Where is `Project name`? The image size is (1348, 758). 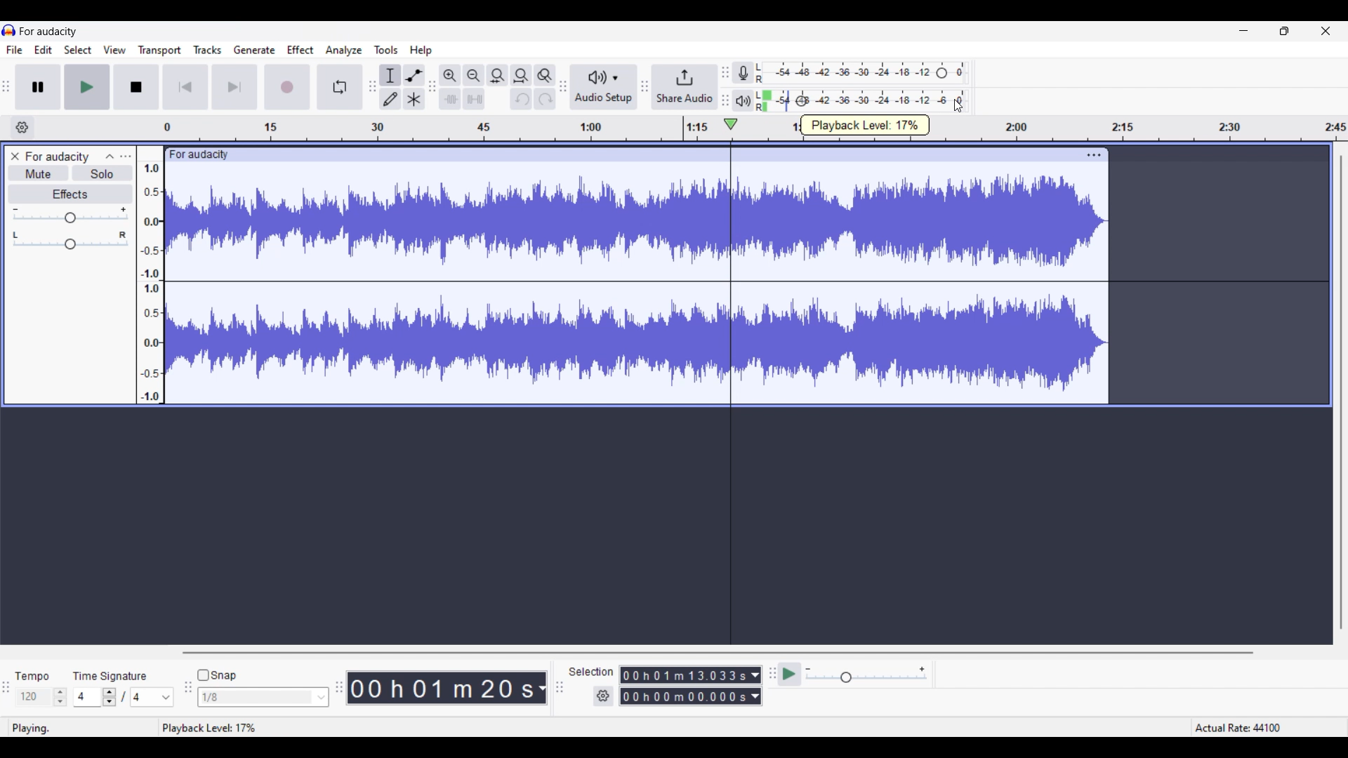 Project name is located at coordinates (48, 32).